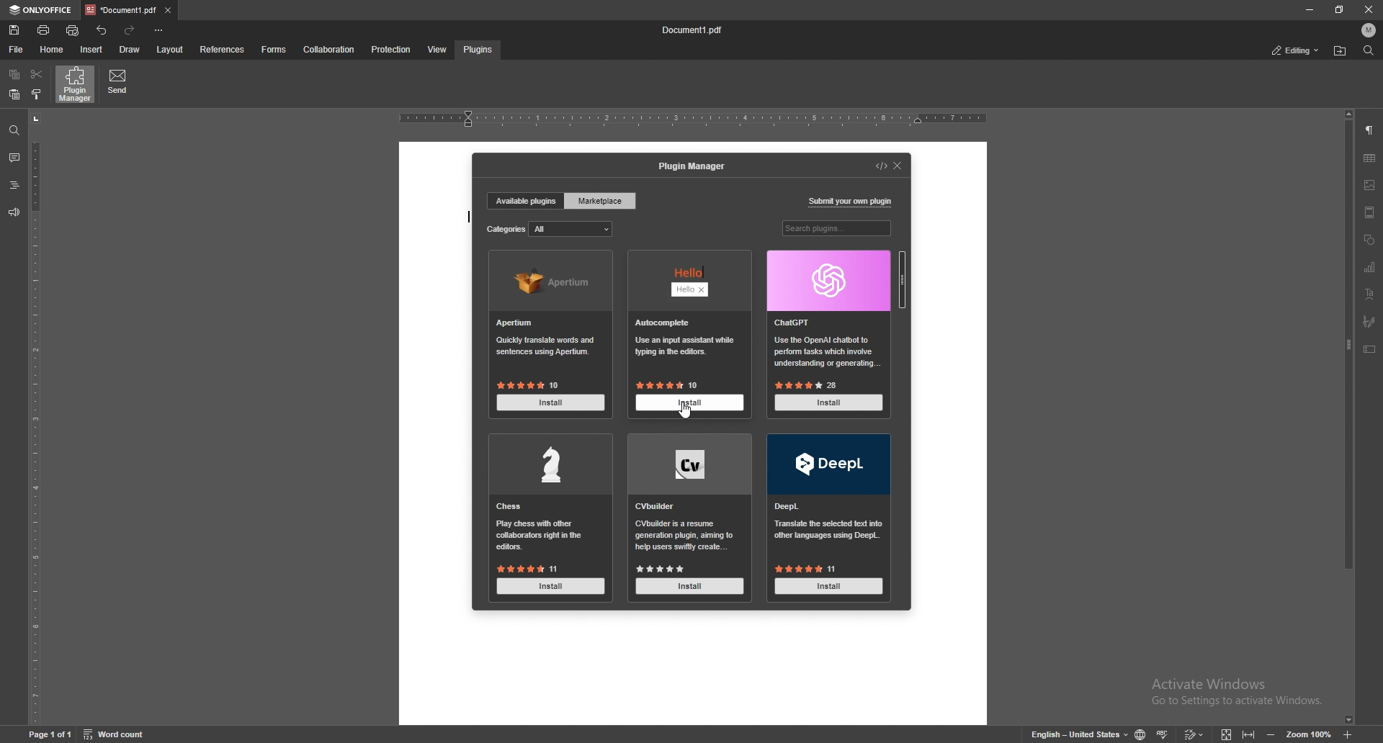 The width and height of the screenshot is (1383, 743). Describe the element at coordinates (1140, 734) in the screenshot. I see `change doc language` at that location.